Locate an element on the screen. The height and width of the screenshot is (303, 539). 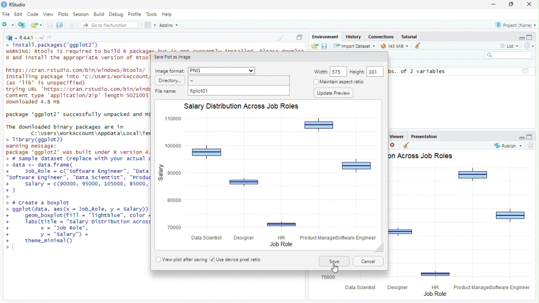
File name : Rplot01 is located at coordinates (221, 90).